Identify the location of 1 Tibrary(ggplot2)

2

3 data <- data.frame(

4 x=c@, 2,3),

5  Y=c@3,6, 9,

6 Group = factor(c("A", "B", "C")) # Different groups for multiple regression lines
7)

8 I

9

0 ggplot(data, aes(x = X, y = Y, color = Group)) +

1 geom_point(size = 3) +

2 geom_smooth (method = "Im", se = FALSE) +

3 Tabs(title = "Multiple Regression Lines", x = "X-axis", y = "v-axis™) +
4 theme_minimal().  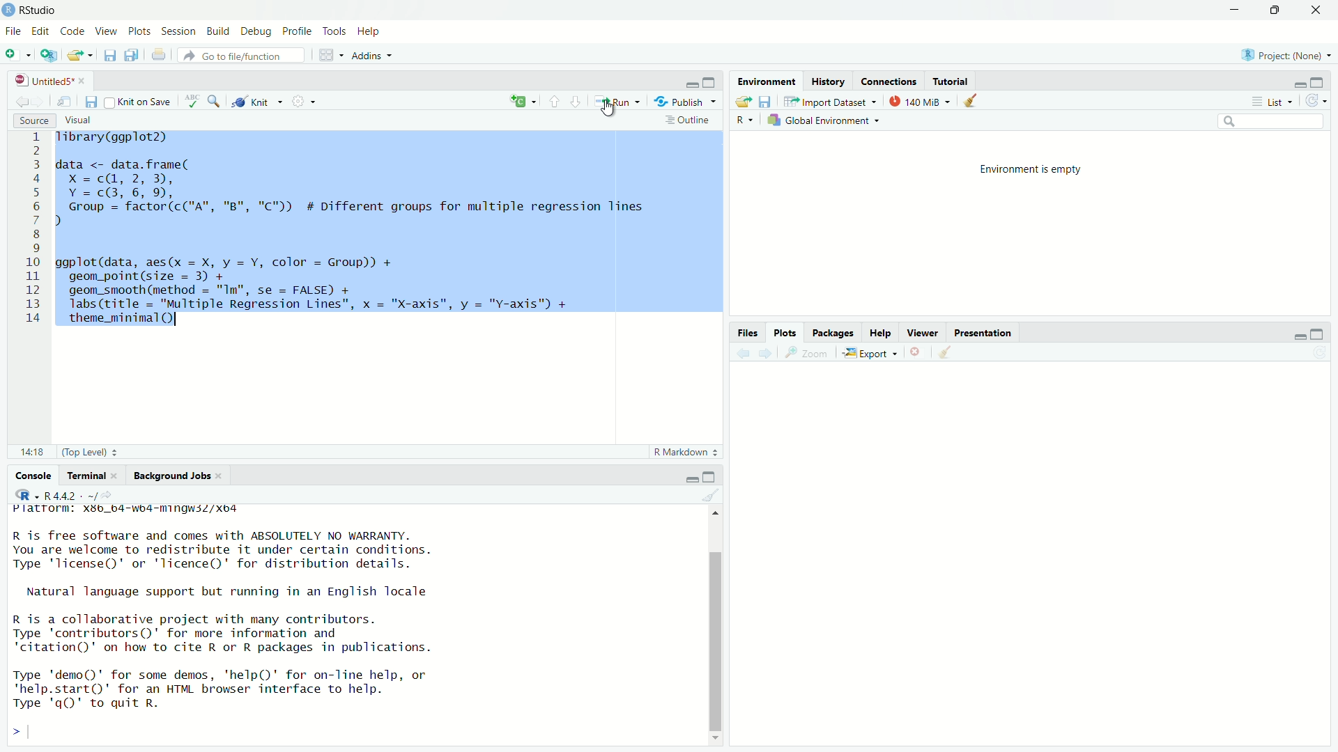
(374, 229).